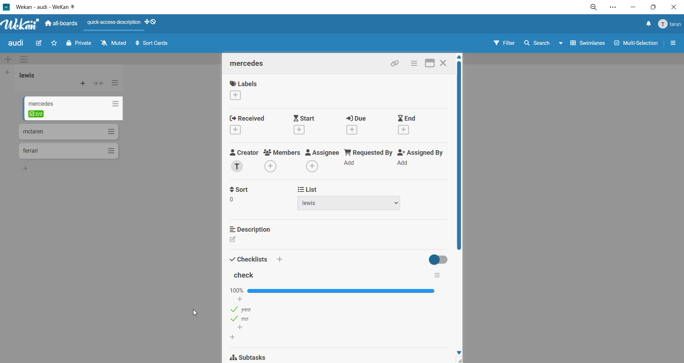 The width and height of the screenshot is (684, 363). Describe the element at coordinates (249, 195) in the screenshot. I see `sort` at that location.